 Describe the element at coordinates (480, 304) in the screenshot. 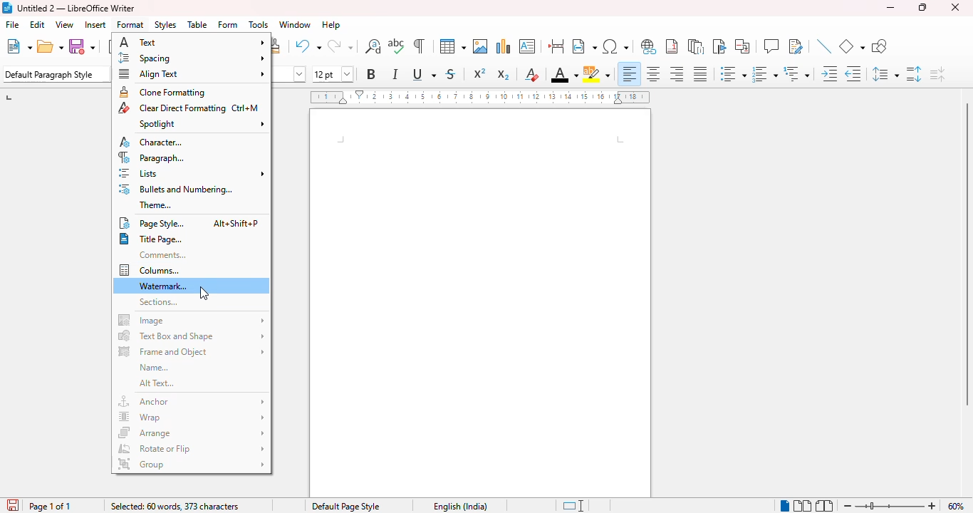

I see `page` at that location.